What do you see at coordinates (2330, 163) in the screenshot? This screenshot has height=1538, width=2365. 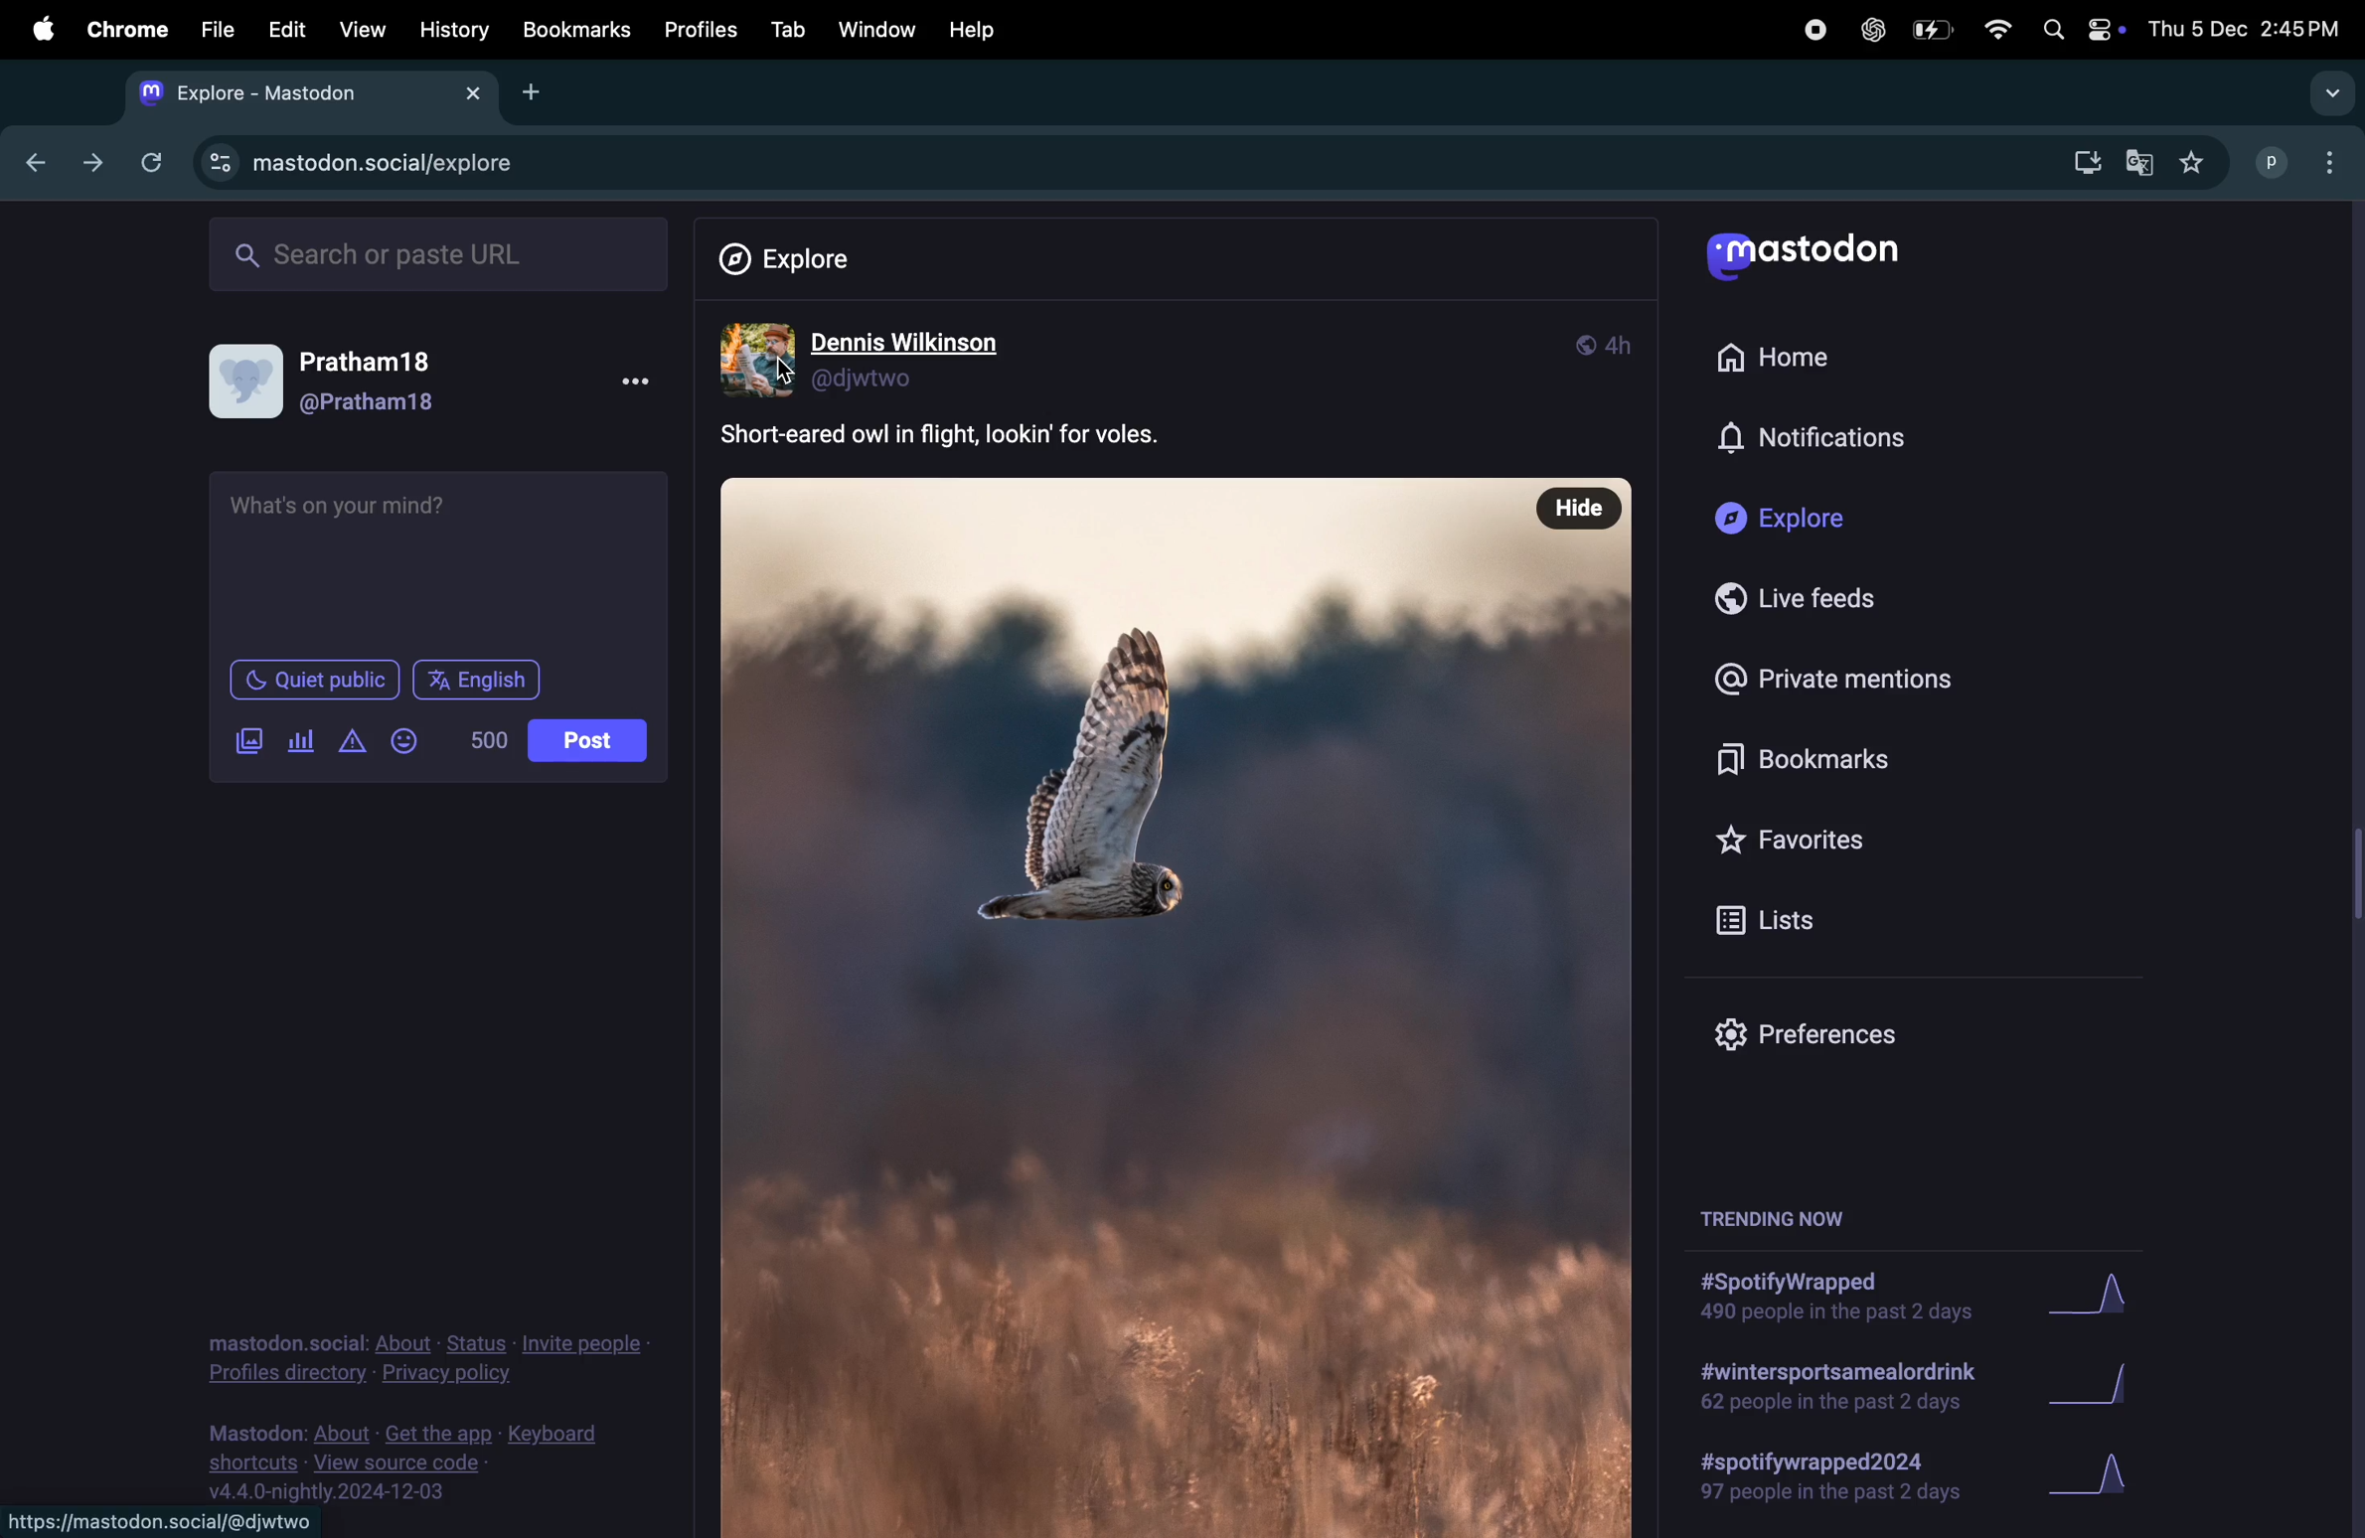 I see `option` at bounding box center [2330, 163].